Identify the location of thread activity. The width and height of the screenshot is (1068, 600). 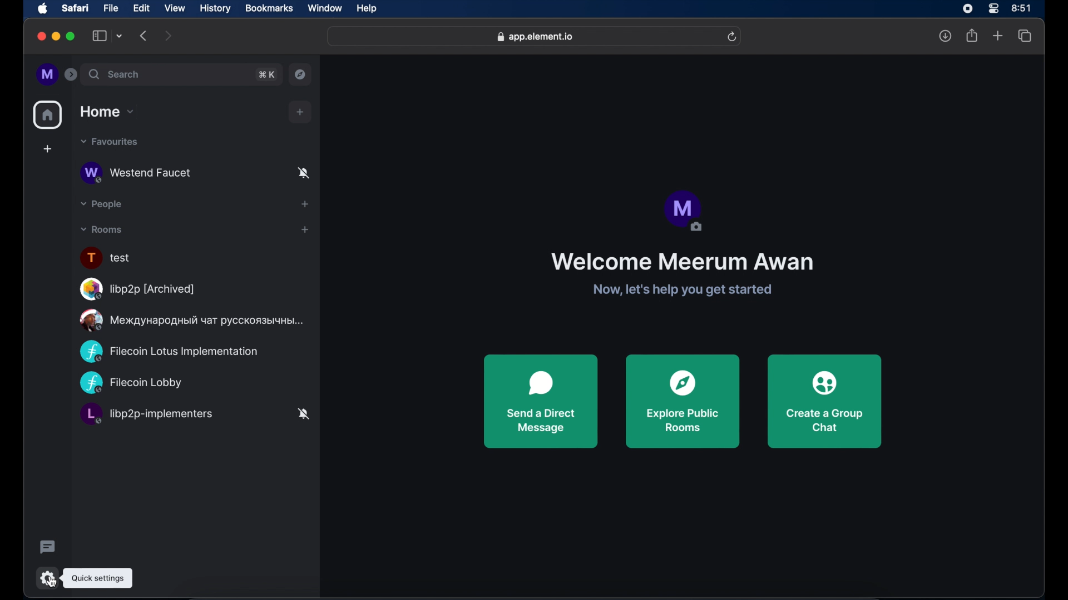
(48, 546).